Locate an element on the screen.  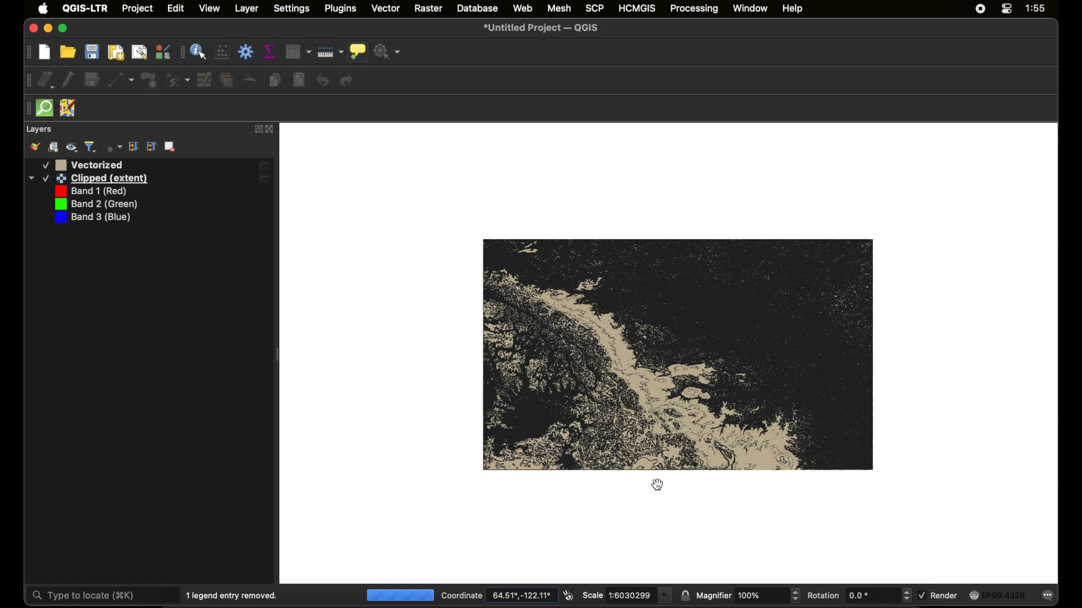
vector is located at coordinates (387, 8).